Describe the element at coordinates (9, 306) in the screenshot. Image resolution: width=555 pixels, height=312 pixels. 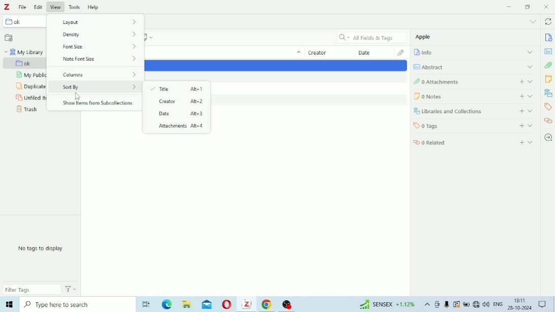
I see `Windows button` at that location.